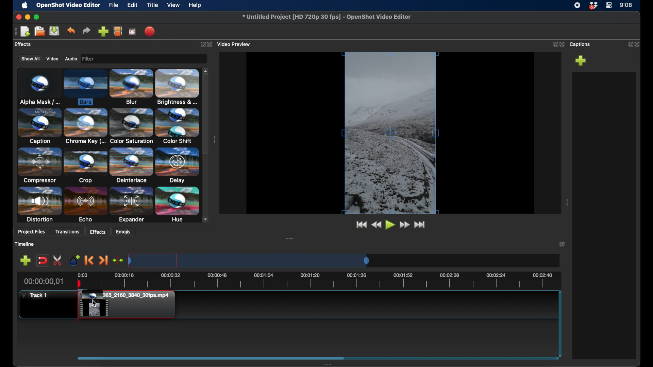 This screenshot has height=367, width=653. I want to click on close, so click(211, 44).